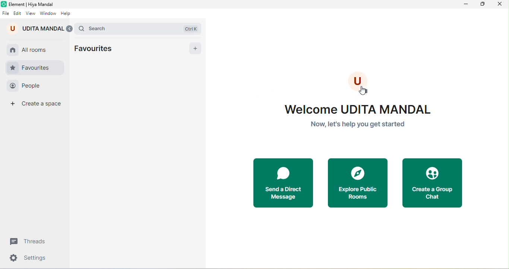 The height and width of the screenshot is (269, 509). Describe the element at coordinates (6, 13) in the screenshot. I see `file` at that location.